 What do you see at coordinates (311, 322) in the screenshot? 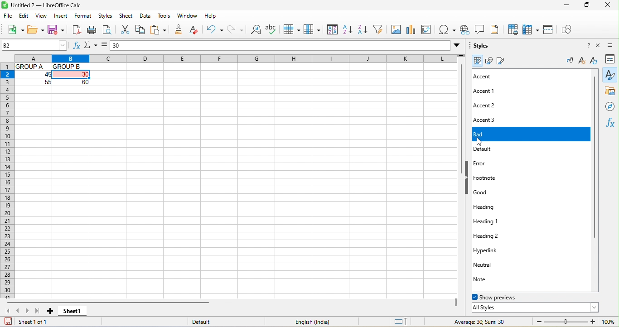
I see `English (India)` at bounding box center [311, 322].